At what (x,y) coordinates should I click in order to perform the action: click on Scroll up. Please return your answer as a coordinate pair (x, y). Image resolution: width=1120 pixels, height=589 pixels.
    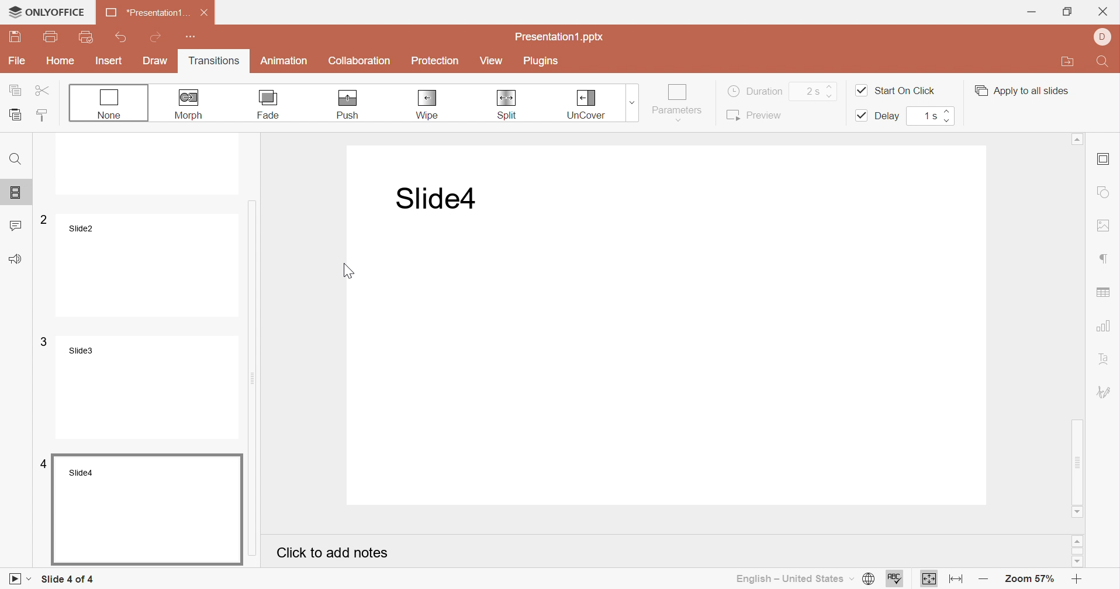
    Looking at the image, I should click on (1077, 543).